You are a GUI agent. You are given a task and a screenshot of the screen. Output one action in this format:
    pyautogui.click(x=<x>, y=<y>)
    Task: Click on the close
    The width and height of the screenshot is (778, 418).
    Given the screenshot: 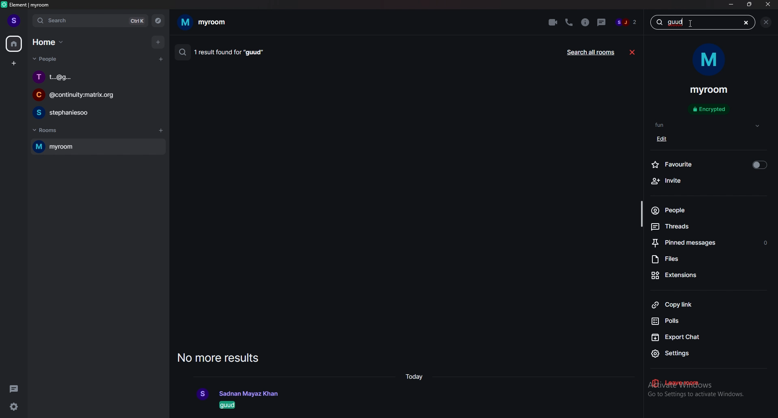 What is the action you would take?
    pyautogui.click(x=769, y=5)
    